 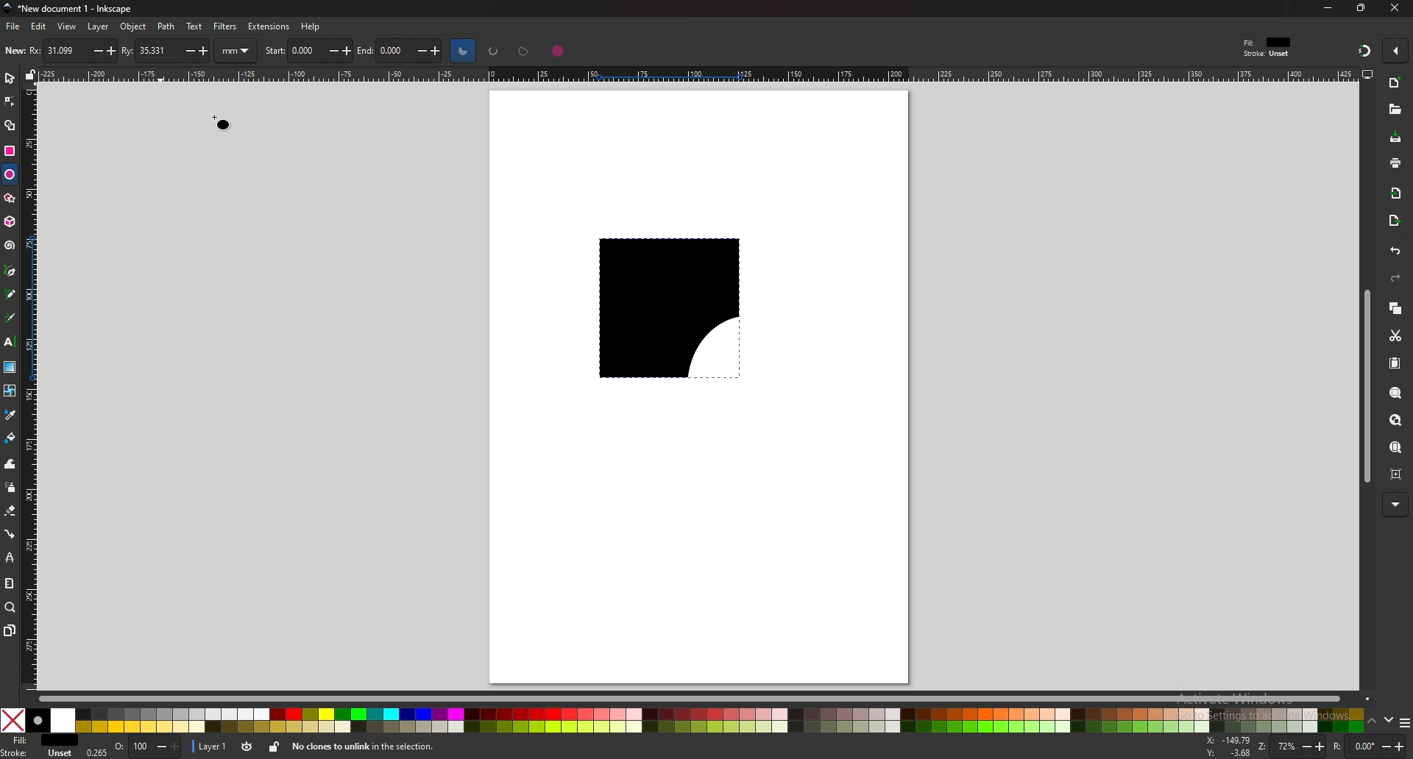 What do you see at coordinates (194, 26) in the screenshot?
I see `text` at bounding box center [194, 26].